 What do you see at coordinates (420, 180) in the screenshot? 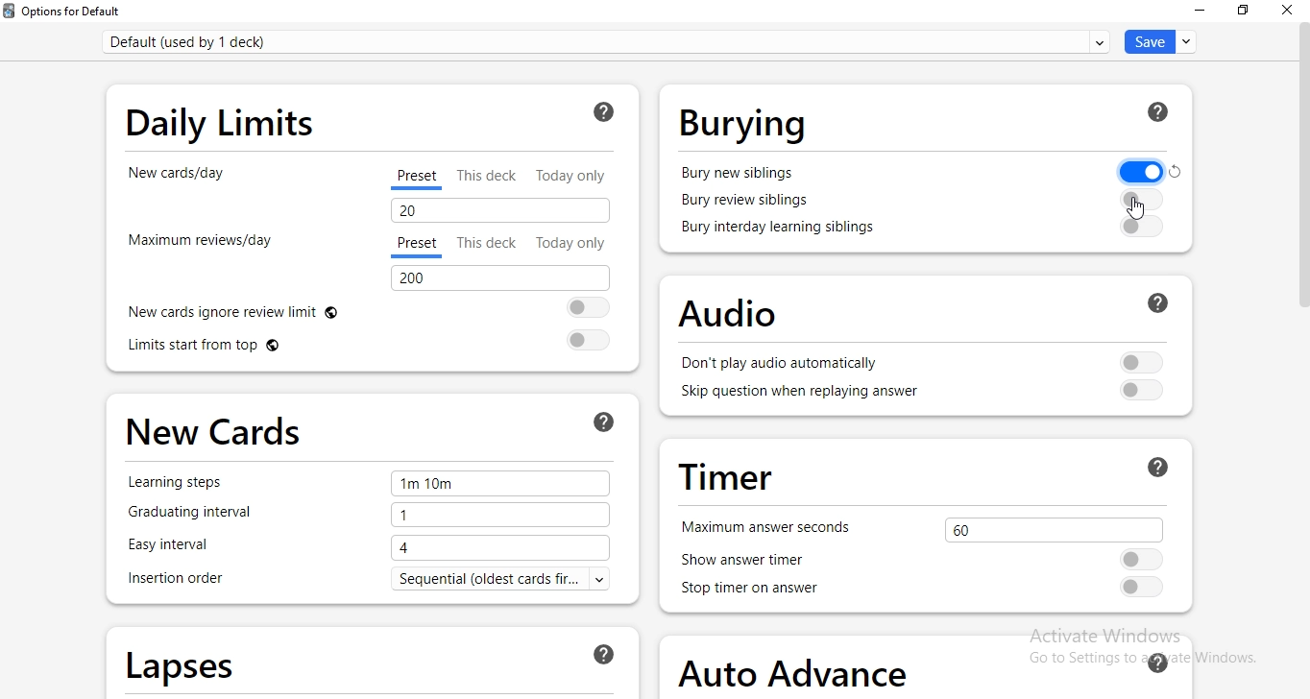
I see `preset` at bounding box center [420, 180].